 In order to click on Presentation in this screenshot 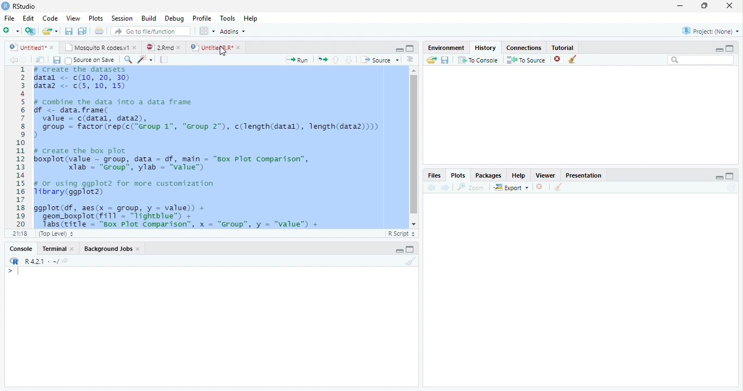, I will do `click(583, 175)`.